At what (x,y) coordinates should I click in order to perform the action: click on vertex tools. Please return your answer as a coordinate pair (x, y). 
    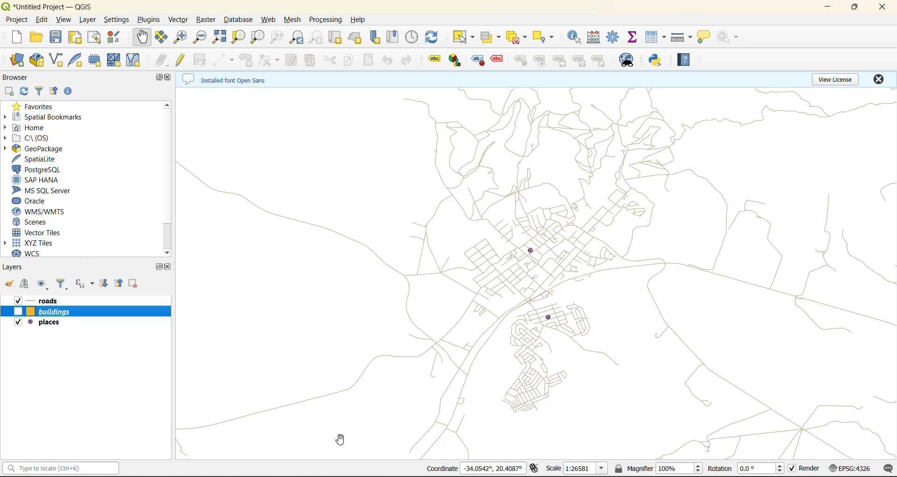
    Looking at the image, I should click on (269, 60).